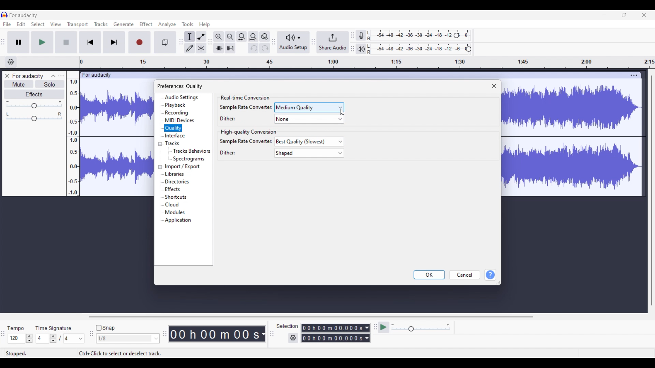 This screenshot has height=368, width=655. What do you see at coordinates (34, 106) in the screenshot?
I see `Header to change volume` at bounding box center [34, 106].